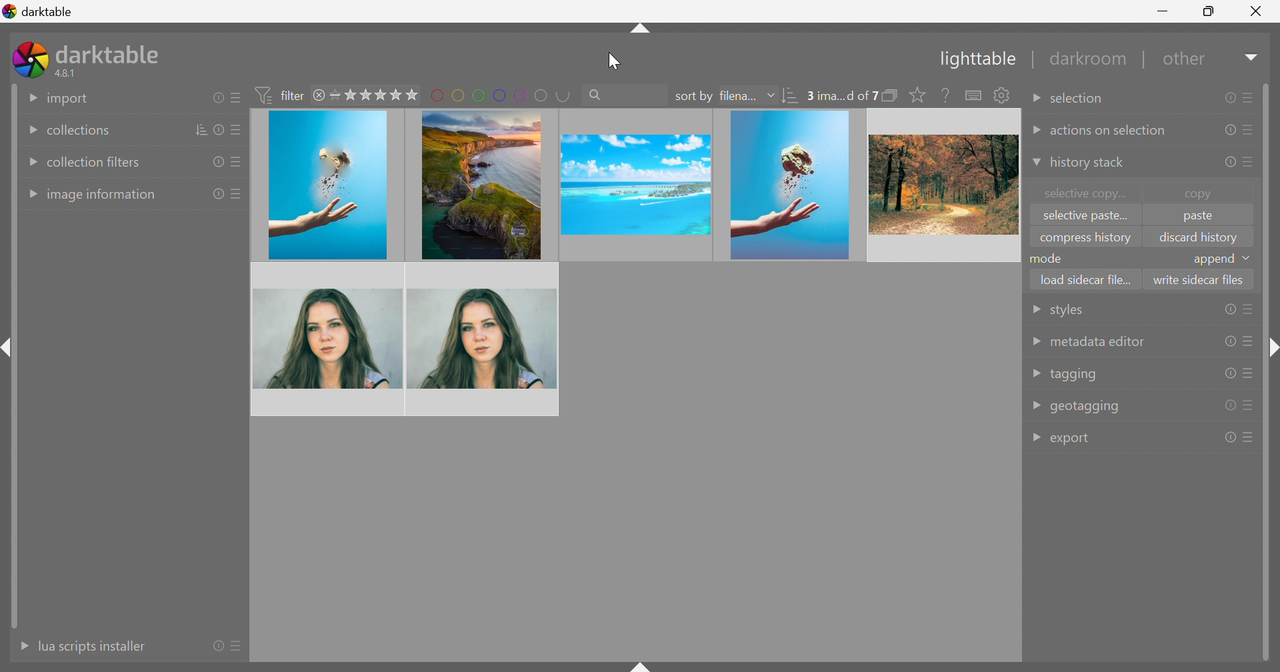  What do you see at coordinates (1230, 437) in the screenshot?
I see `reset` at bounding box center [1230, 437].